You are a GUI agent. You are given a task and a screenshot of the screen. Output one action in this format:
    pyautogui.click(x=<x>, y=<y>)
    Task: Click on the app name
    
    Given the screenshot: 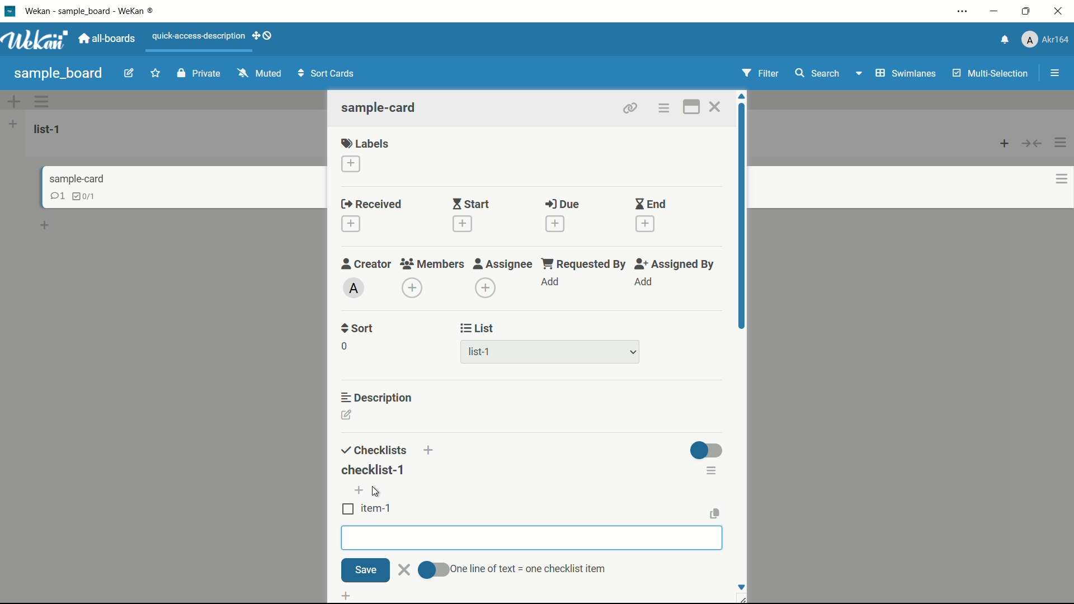 What is the action you would take?
    pyautogui.click(x=92, y=12)
    